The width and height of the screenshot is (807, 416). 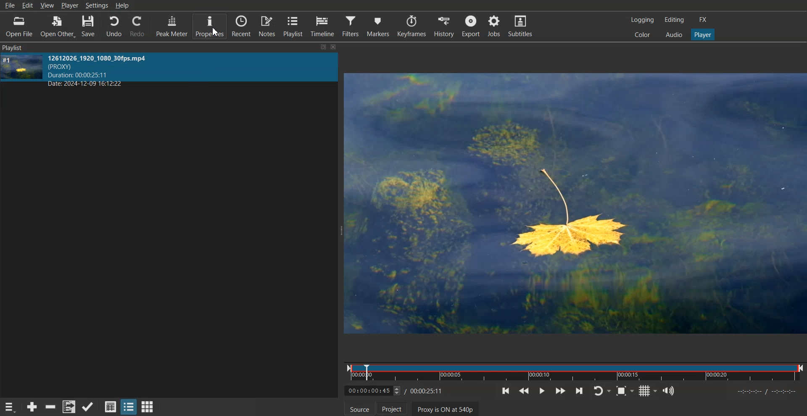 What do you see at coordinates (373, 390) in the screenshot?
I see `Video Time adjuster` at bounding box center [373, 390].